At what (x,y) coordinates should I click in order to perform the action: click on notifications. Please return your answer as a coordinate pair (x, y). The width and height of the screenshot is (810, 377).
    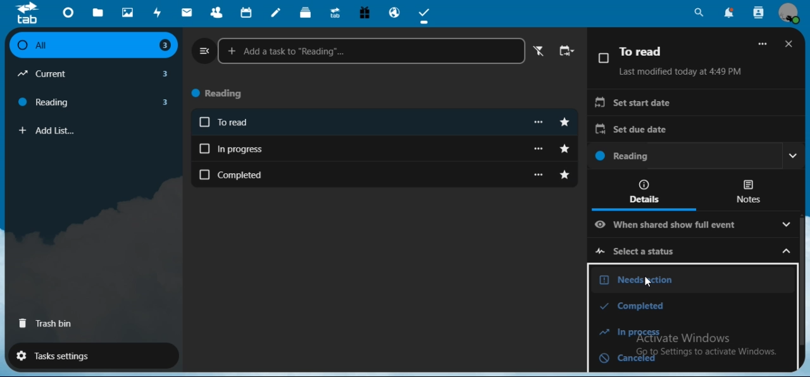
    Looking at the image, I should click on (728, 13).